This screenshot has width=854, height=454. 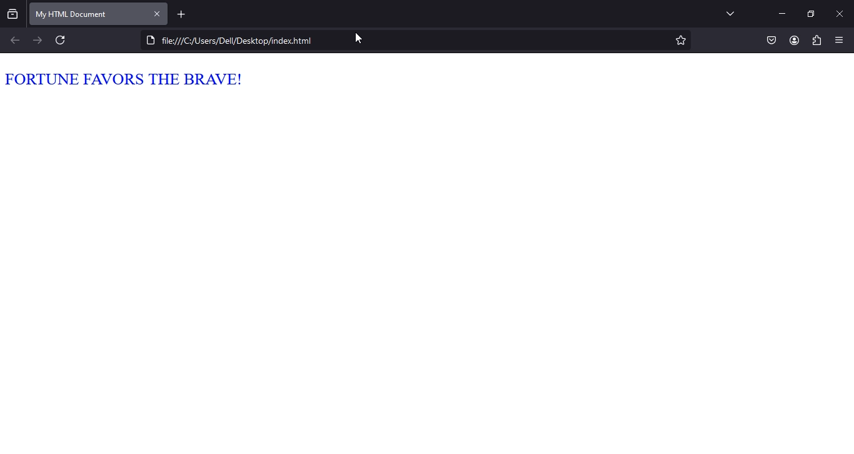 What do you see at coordinates (37, 39) in the screenshot?
I see `forward` at bounding box center [37, 39].